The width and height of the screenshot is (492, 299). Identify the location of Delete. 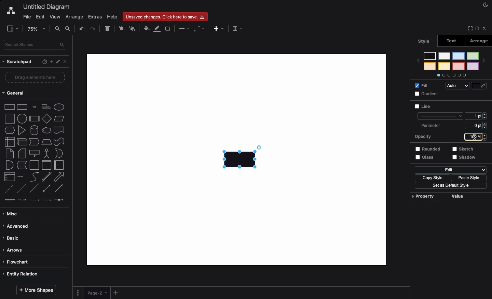
(109, 29).